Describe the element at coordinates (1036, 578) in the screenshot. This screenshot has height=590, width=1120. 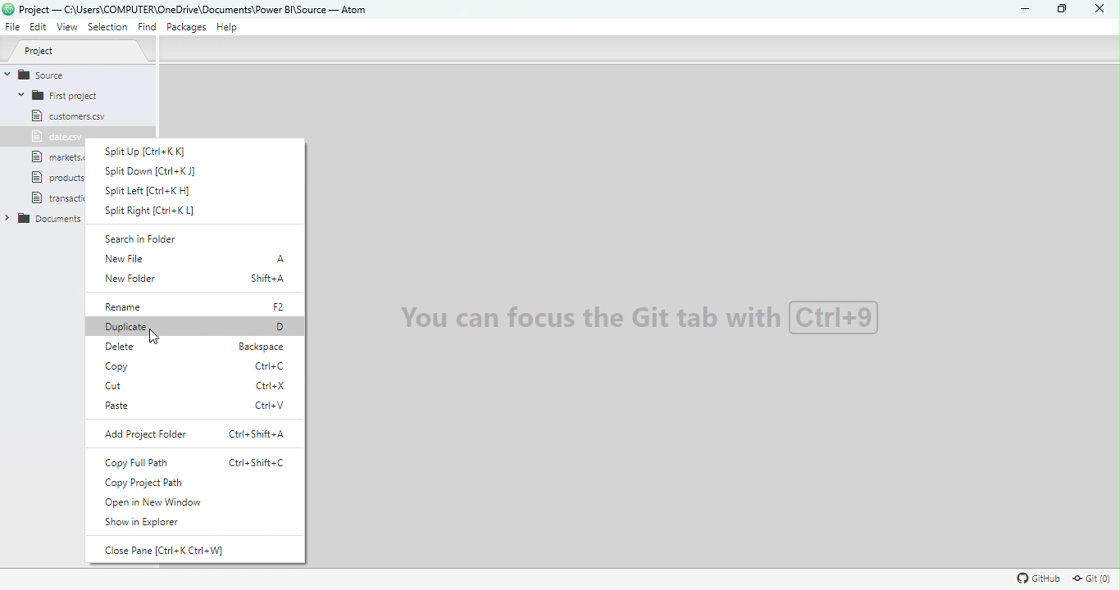
I see `Github` at that location.